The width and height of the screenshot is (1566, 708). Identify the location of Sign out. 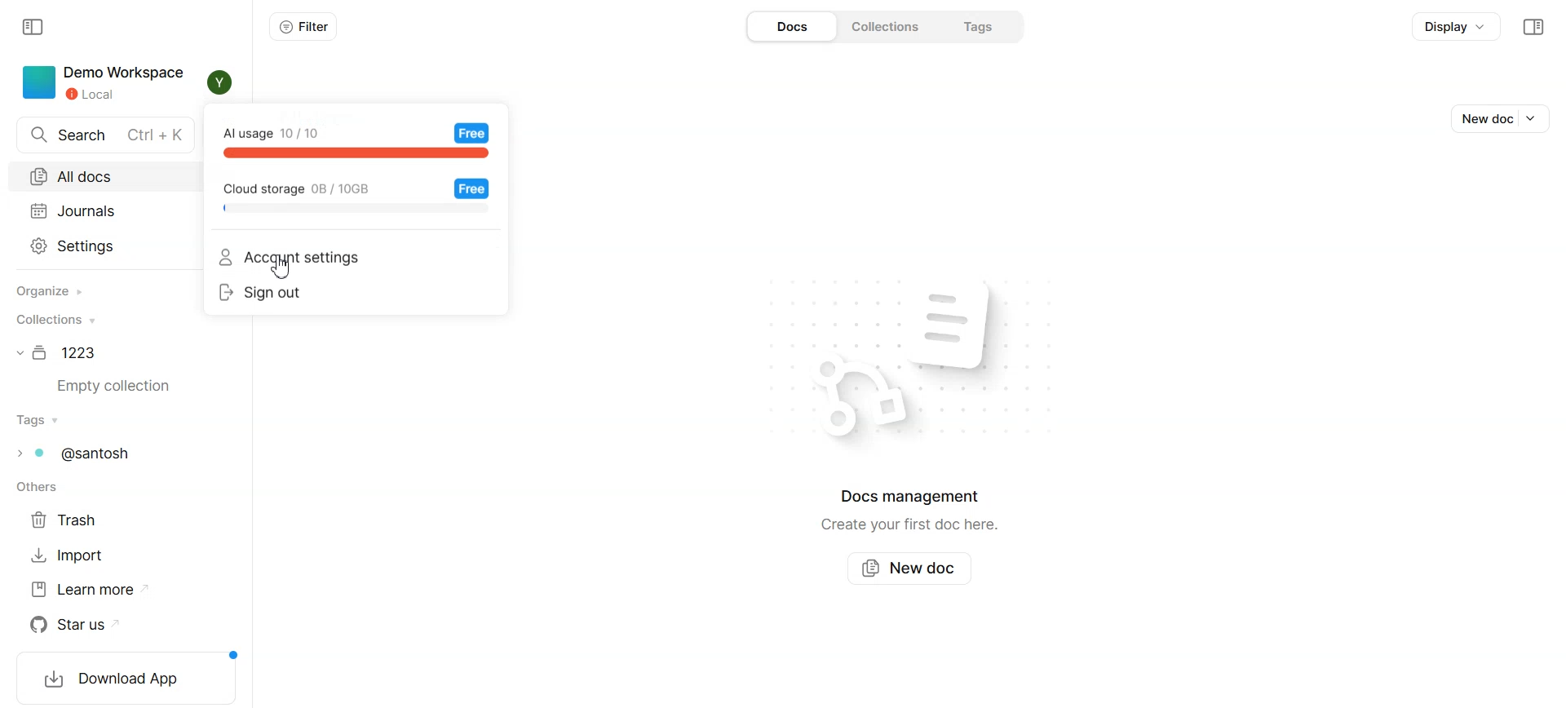
(353, 294).